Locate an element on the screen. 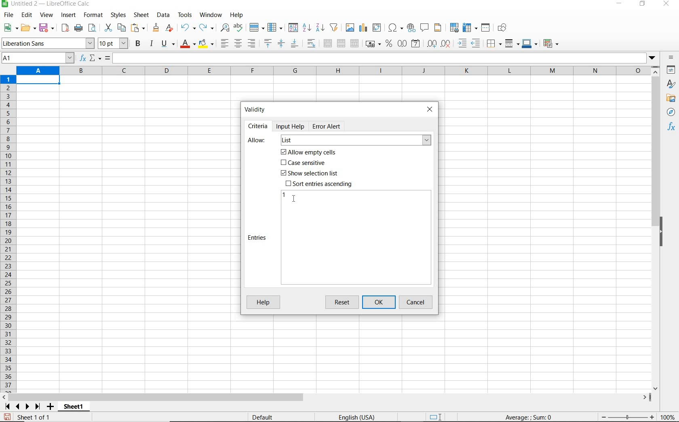 The image size is (679, 422). insert or edit pivot table is located at coordinates (377, 28).